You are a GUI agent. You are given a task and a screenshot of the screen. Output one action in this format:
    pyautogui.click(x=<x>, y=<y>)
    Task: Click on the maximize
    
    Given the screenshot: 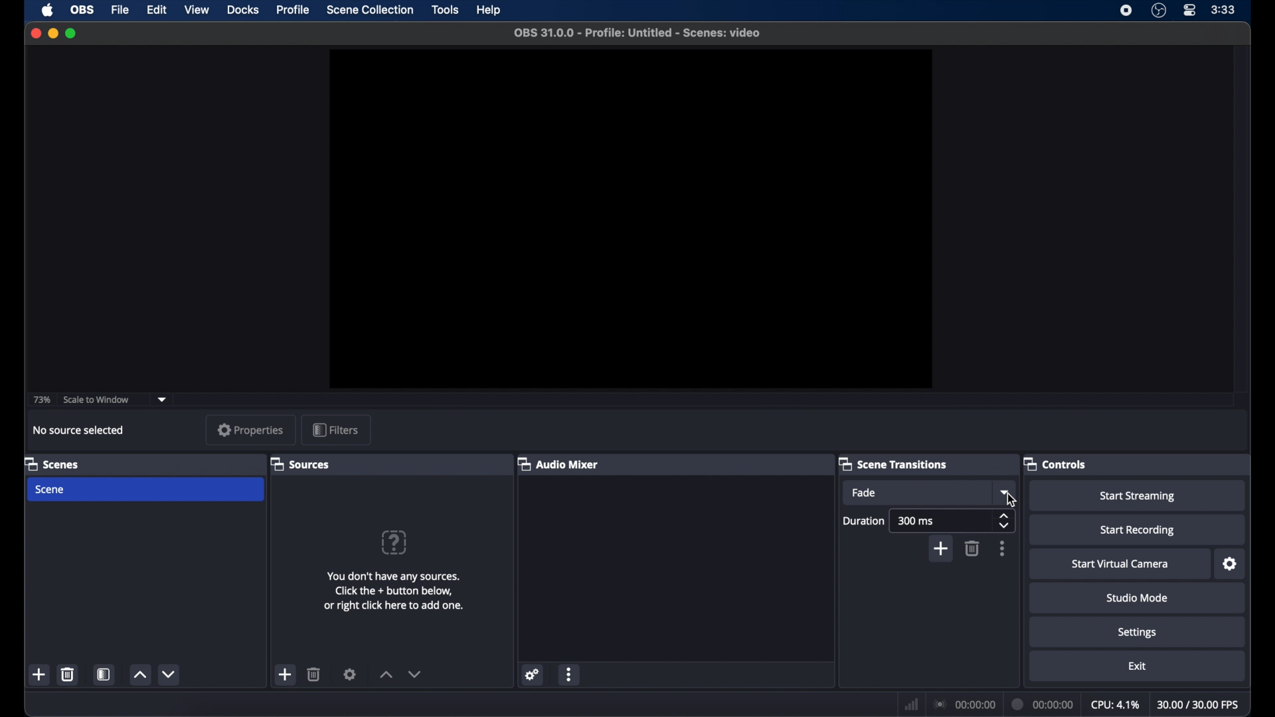 What is the action you would take?
    pyautogui.click(x=72, y=33)
    